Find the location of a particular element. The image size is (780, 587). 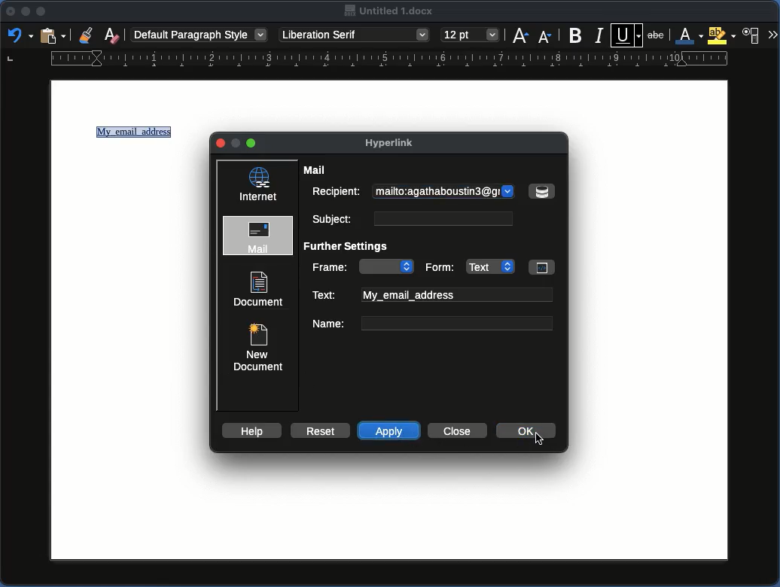

Clear formatting is located at coordinates (113, 34).